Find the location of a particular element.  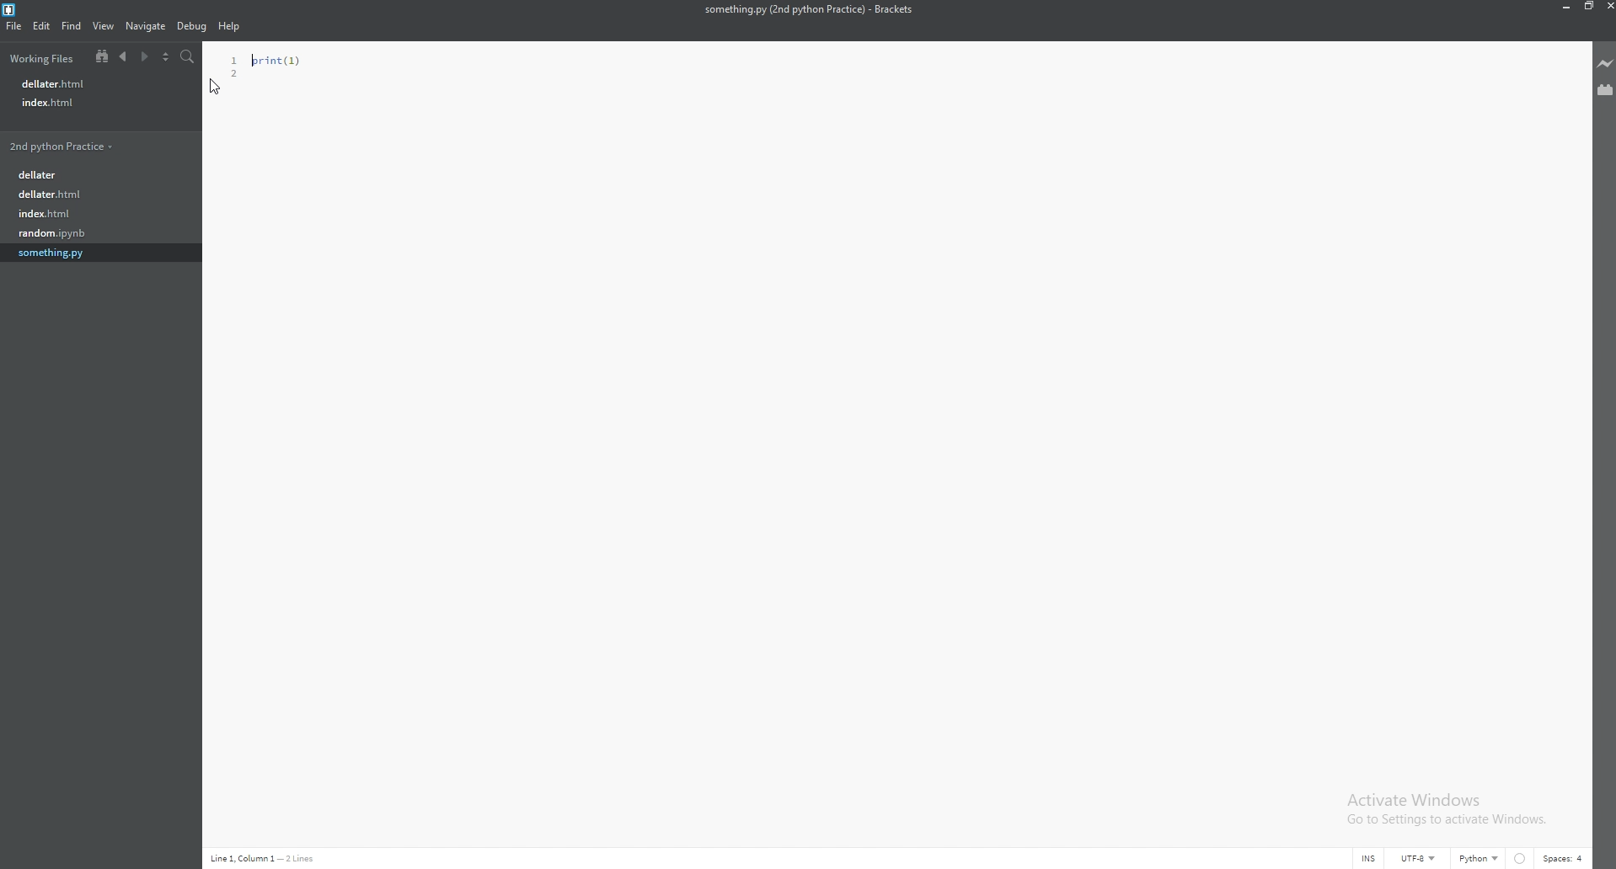

resize is located at coordinates (1585, 6).